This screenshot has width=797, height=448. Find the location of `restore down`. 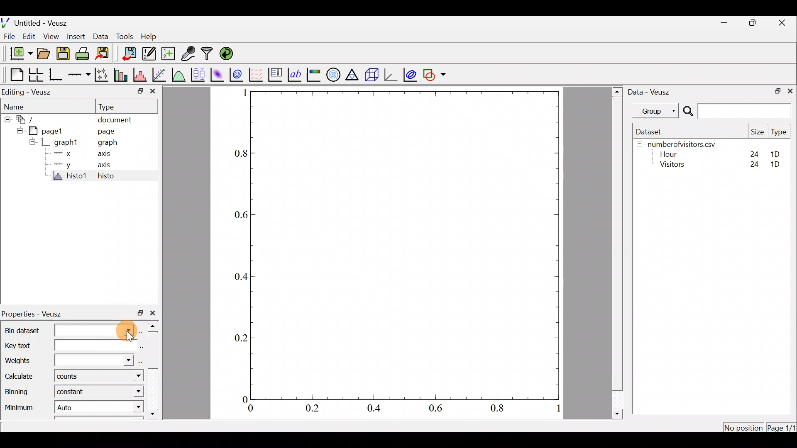

restore down is located at coordinates (137, 92).